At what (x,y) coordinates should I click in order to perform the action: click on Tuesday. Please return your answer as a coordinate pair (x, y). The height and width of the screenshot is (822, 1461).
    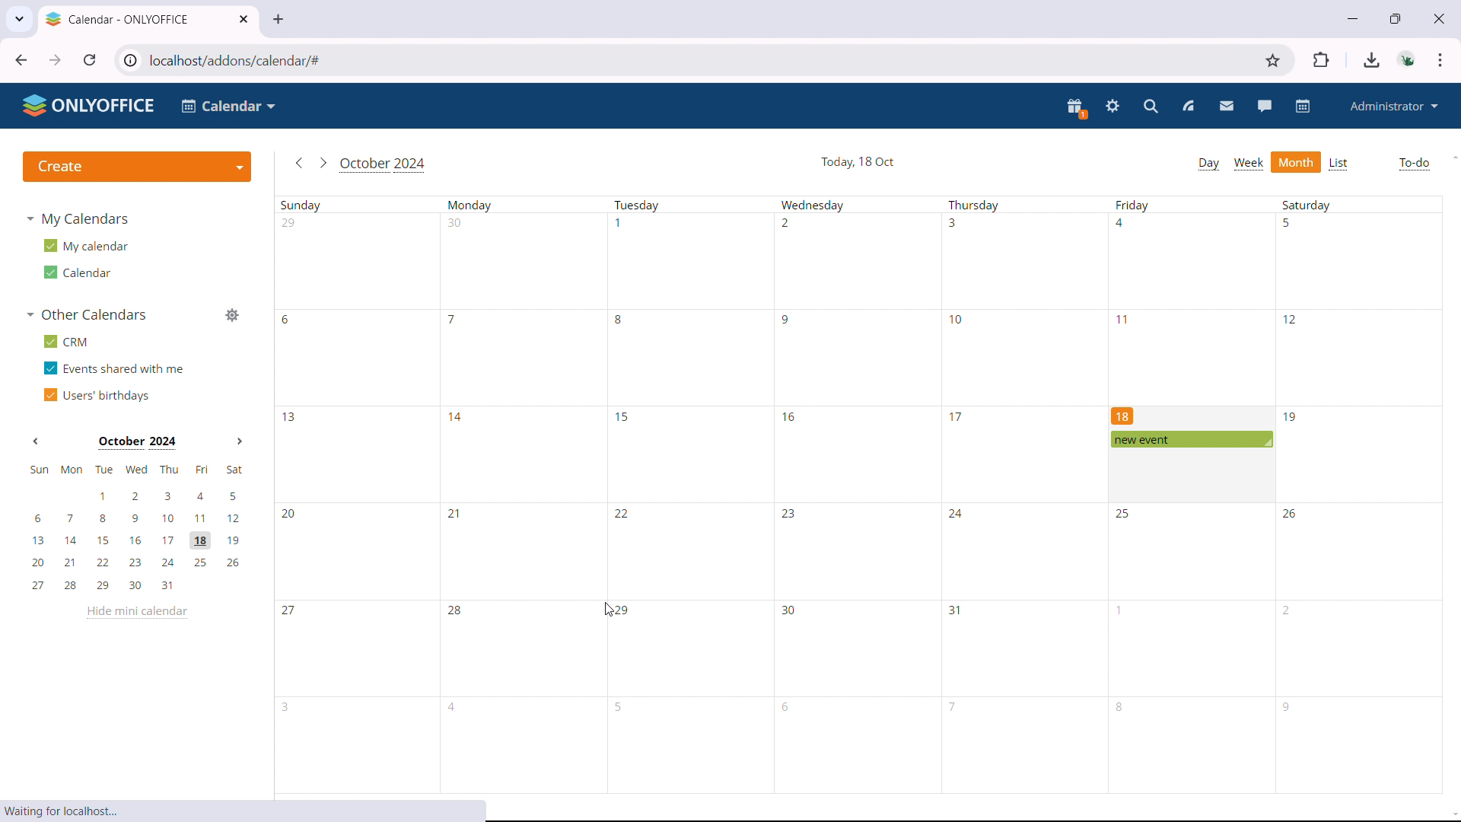
    Looking at the image, I should click on (638, 205).